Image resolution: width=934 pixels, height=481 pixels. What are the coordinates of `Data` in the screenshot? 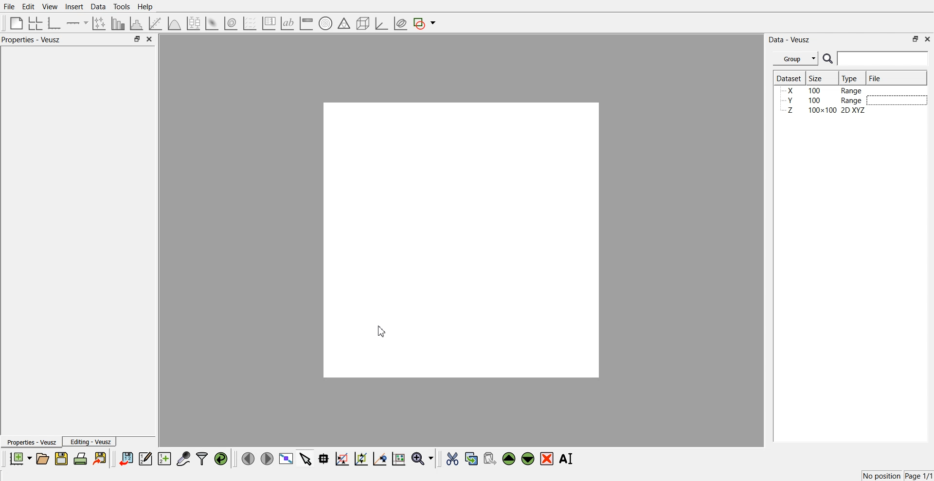 It's located at (99, 7).